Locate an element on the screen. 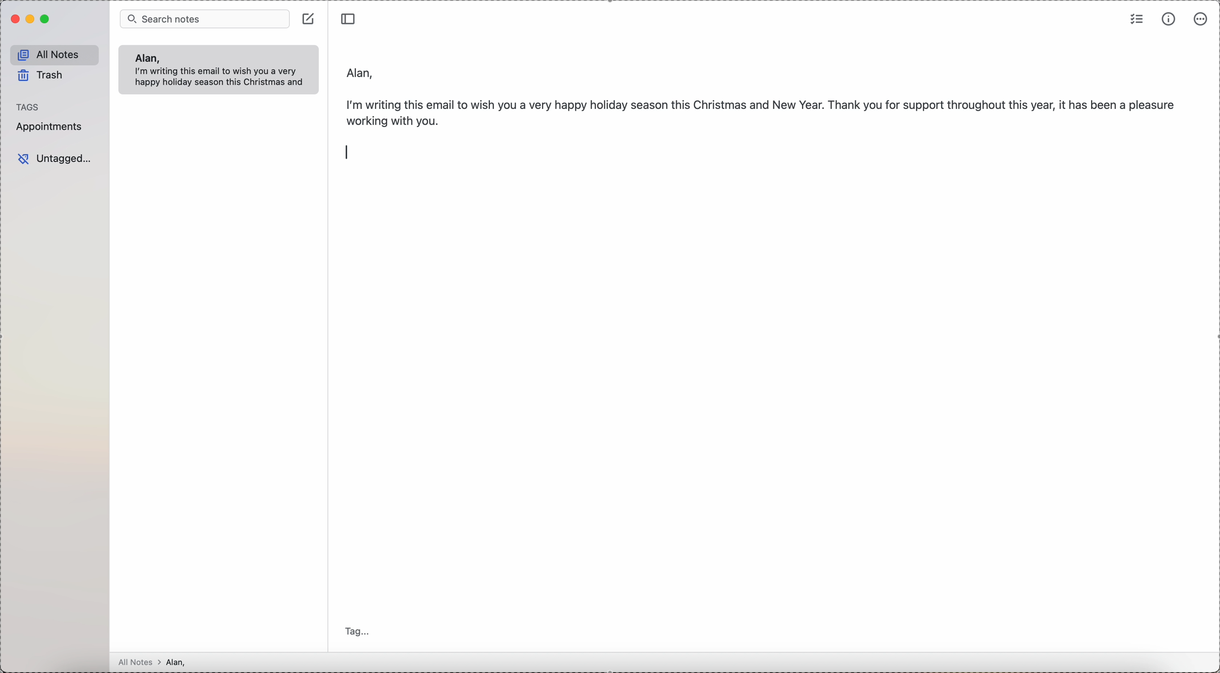  all notes > Alan, is located at coordinates (155, 662).